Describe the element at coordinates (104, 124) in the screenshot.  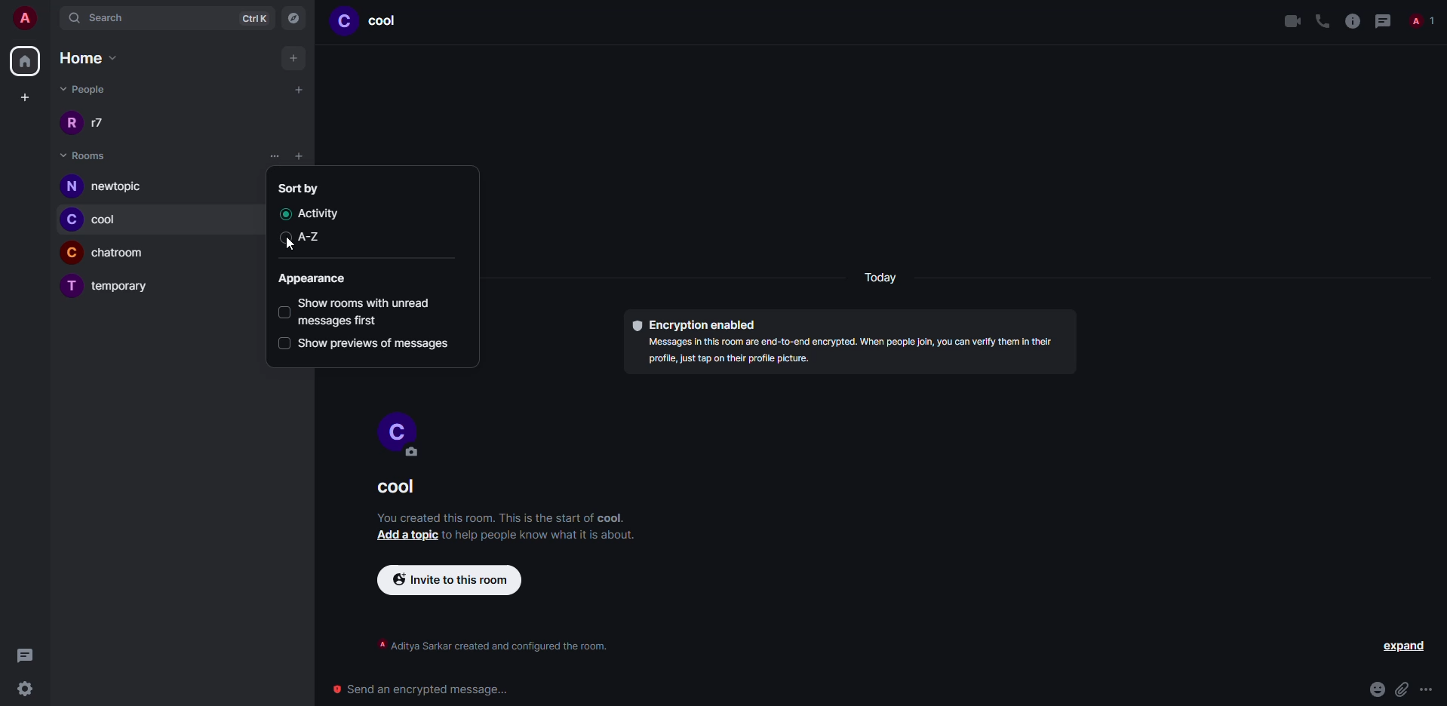
I see `people` at that location.